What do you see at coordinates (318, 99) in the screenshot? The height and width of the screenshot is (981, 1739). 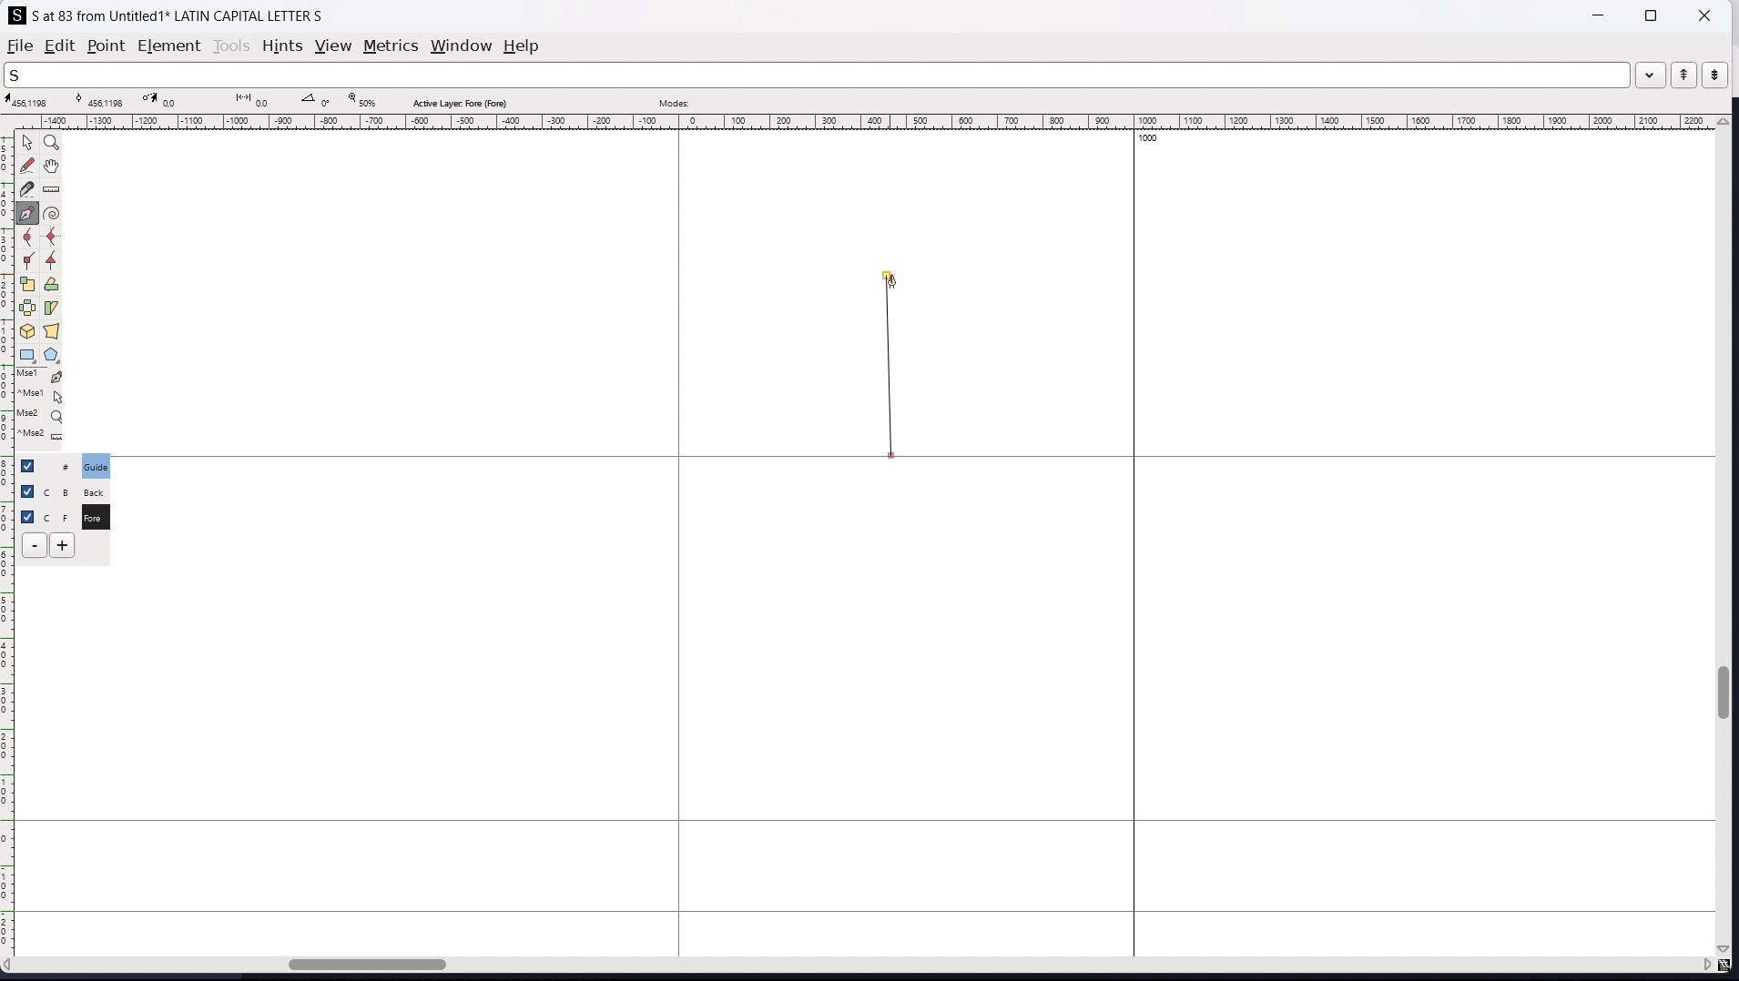 I see `angle between points` at bounding box center [318, 99].